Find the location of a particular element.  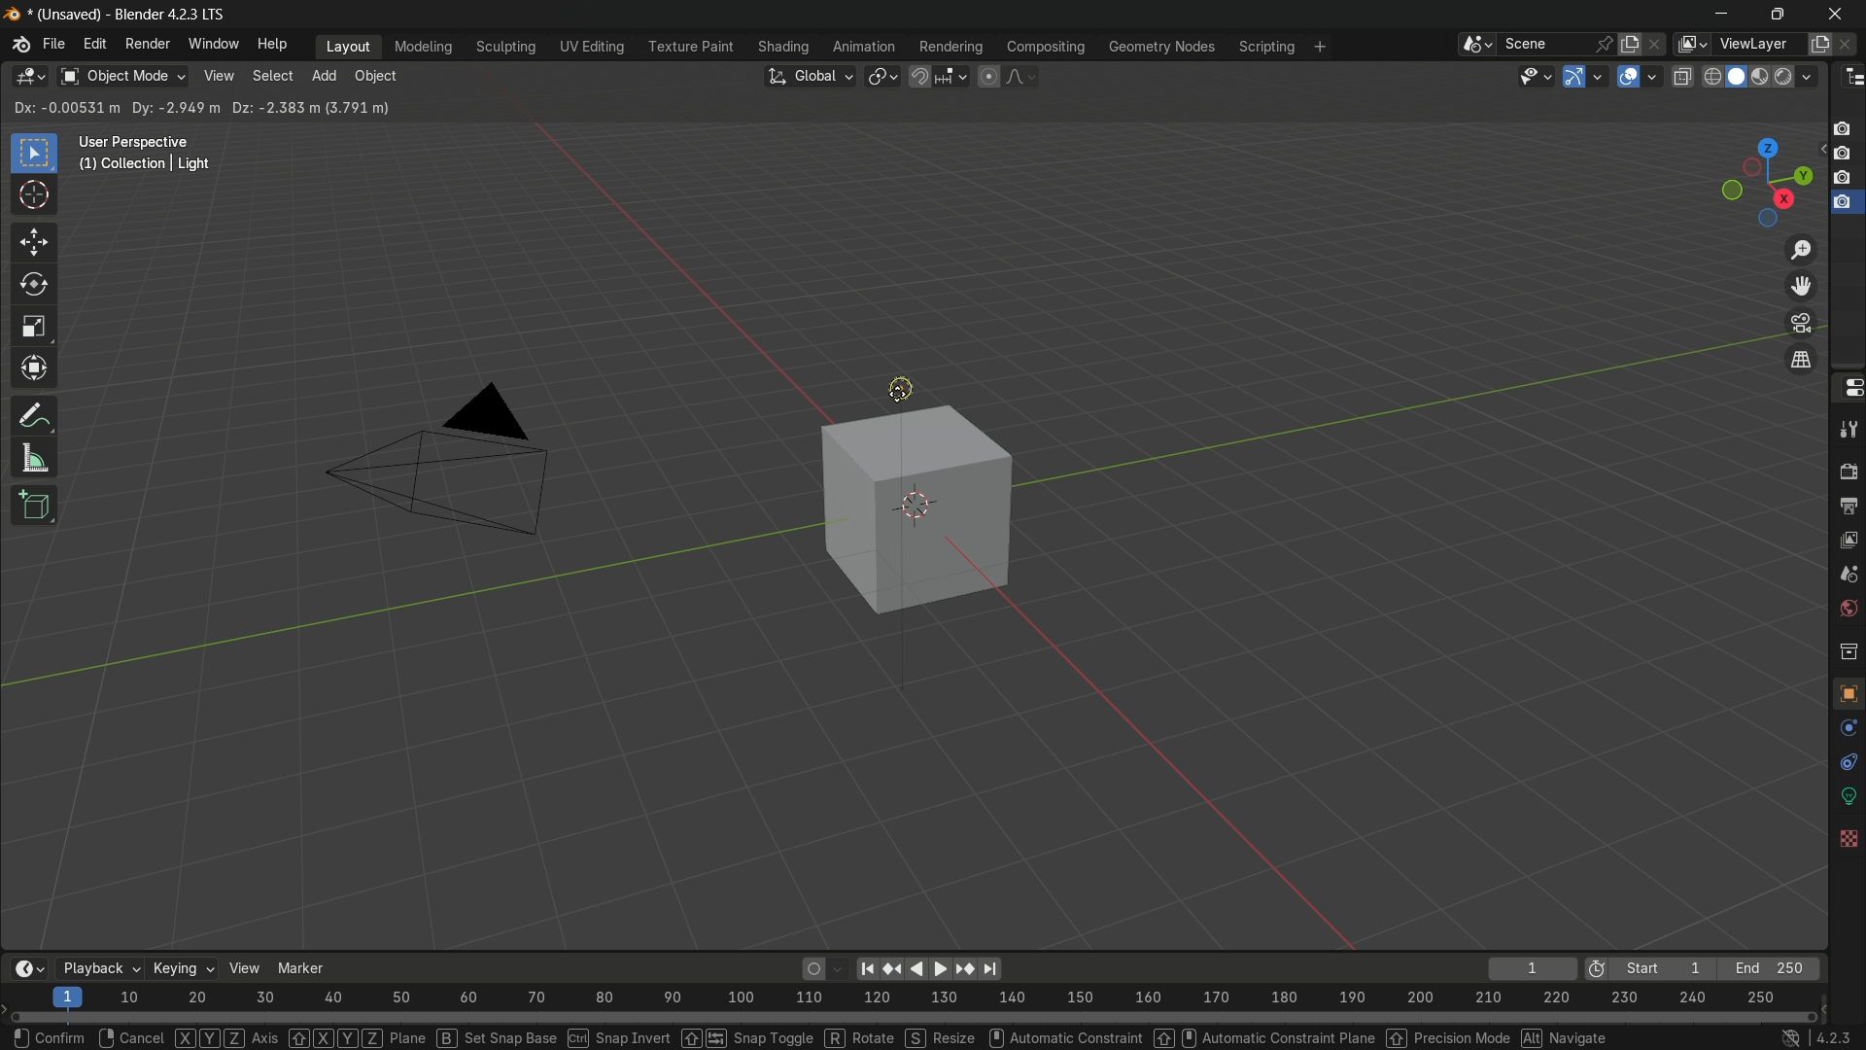

maximize or restore is located at coordinates (1777, 15).